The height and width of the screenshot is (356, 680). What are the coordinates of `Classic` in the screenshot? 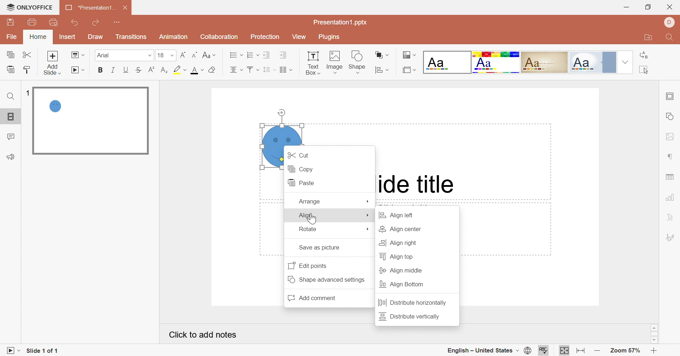 It's located at (545, 61).